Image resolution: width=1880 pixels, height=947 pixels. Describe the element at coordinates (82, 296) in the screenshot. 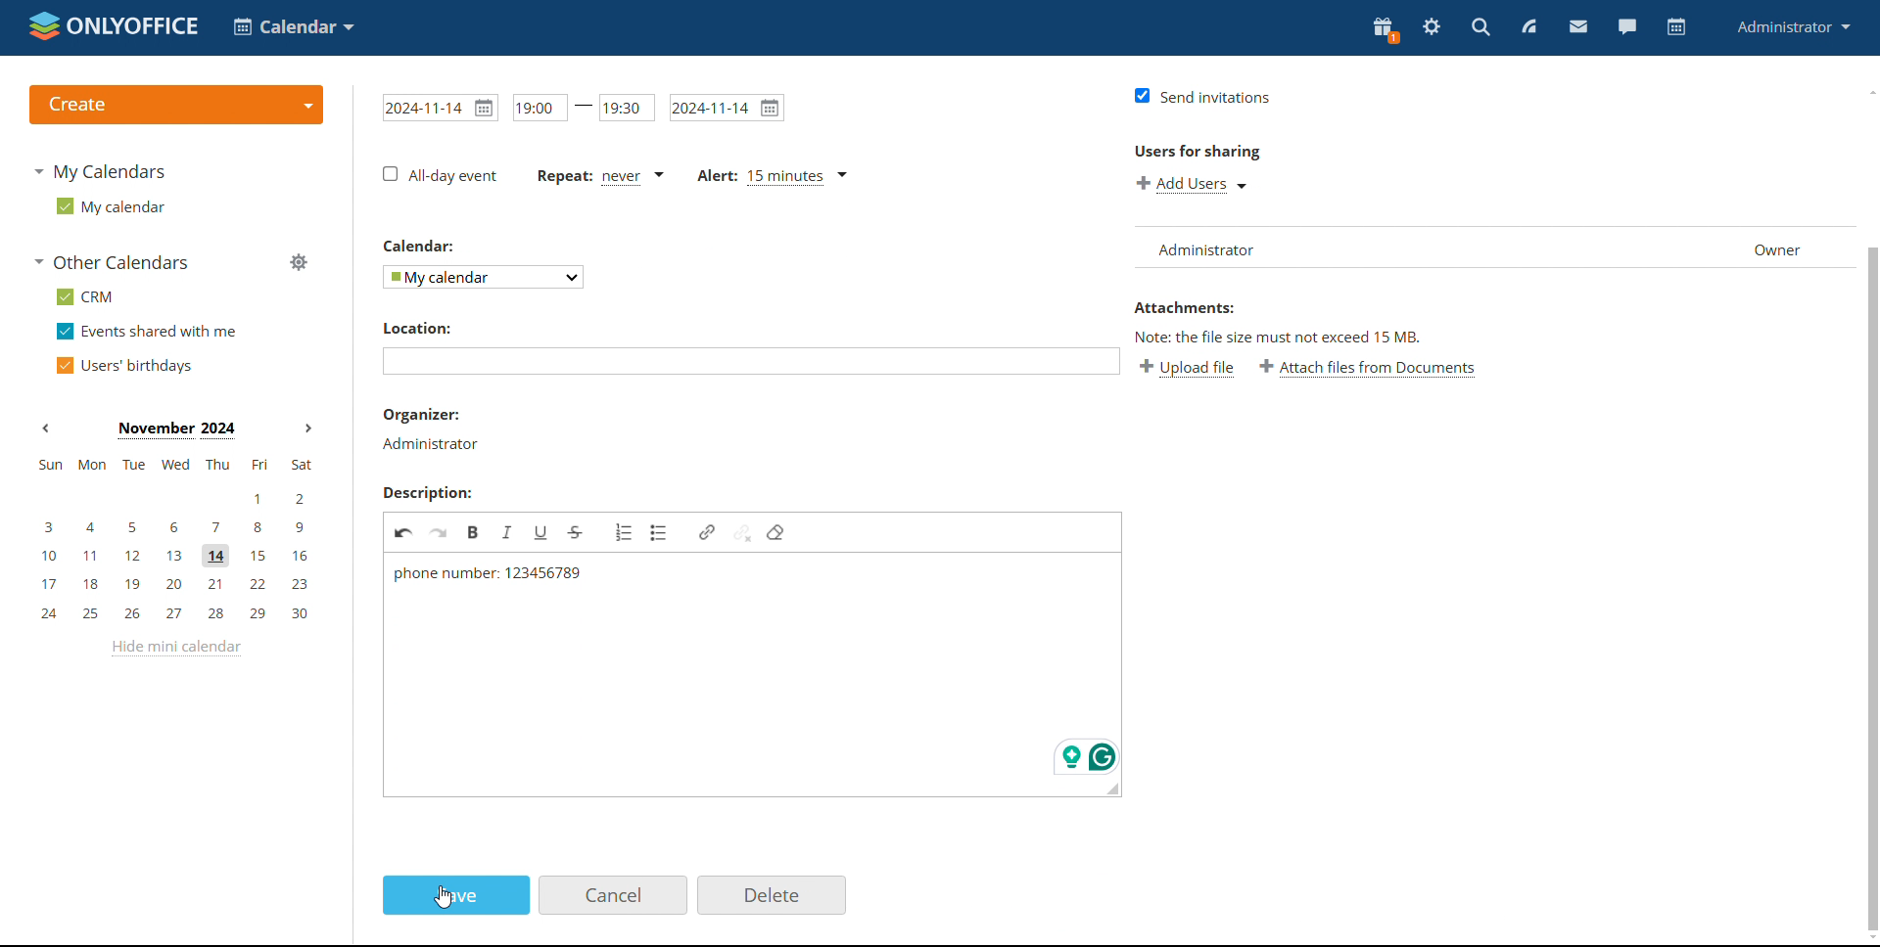

I see `crm` at that location.